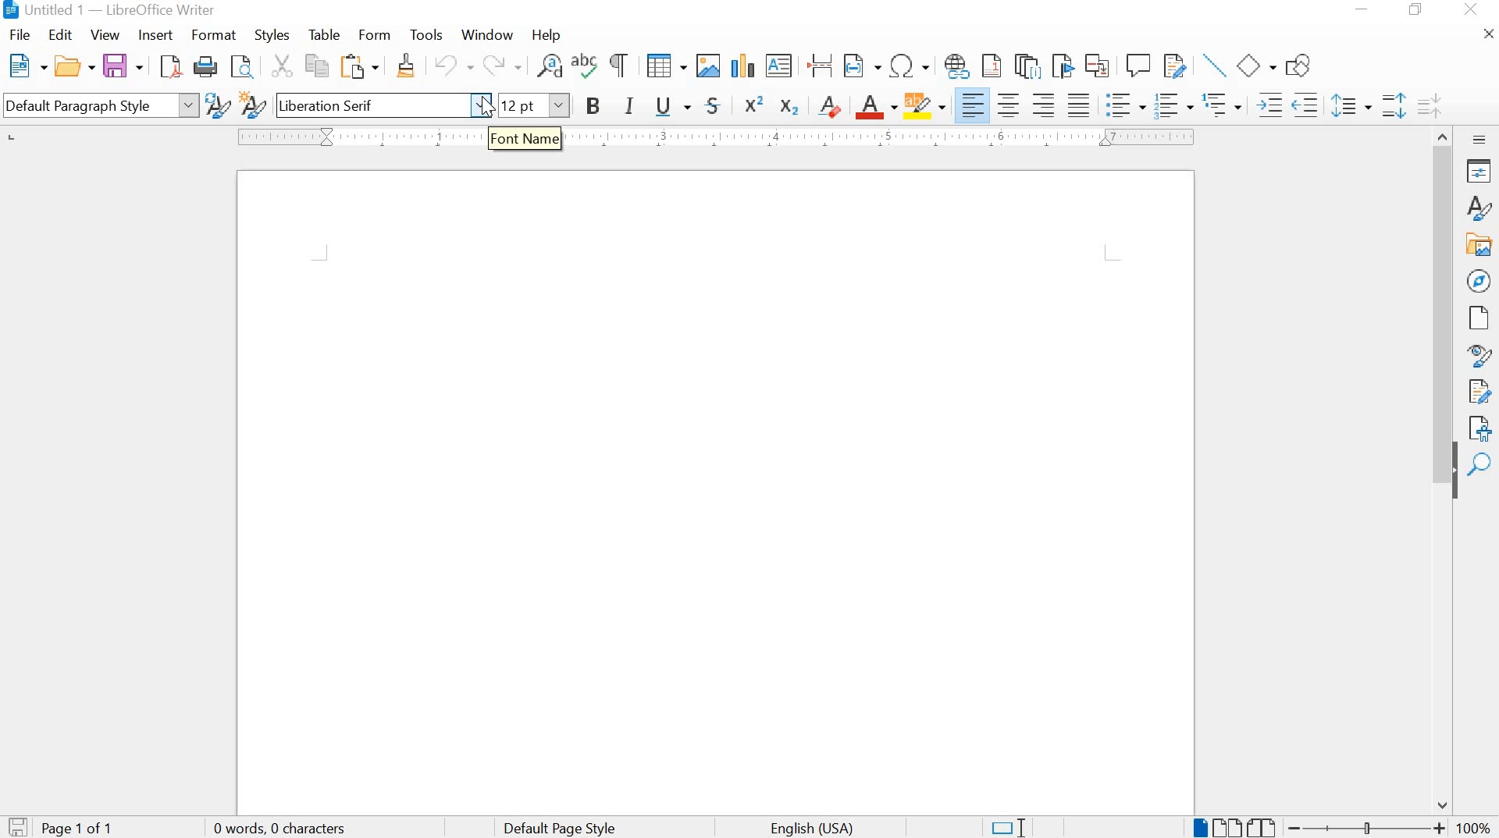 Image resolution: width=1499 pixels, height=838 pixels. Describe the element at coordinates (1350, 105) in the screenshot. I see `SET LINE SPACING` at that location.